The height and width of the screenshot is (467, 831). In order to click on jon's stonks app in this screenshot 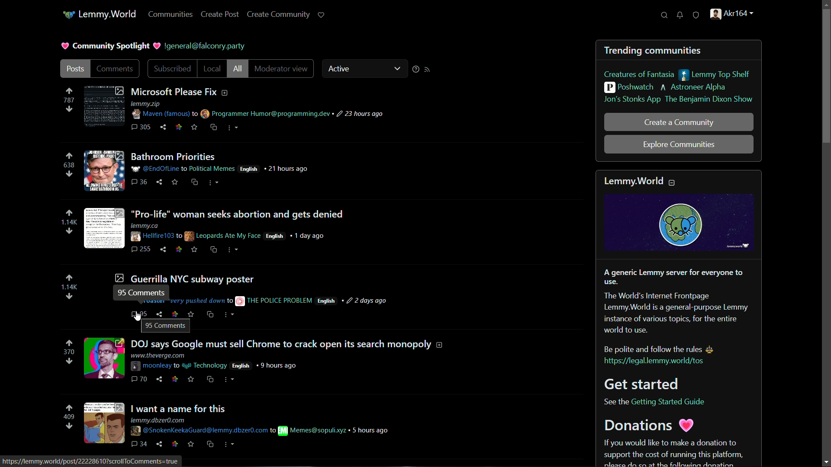, I will do `click(630, 100)`.